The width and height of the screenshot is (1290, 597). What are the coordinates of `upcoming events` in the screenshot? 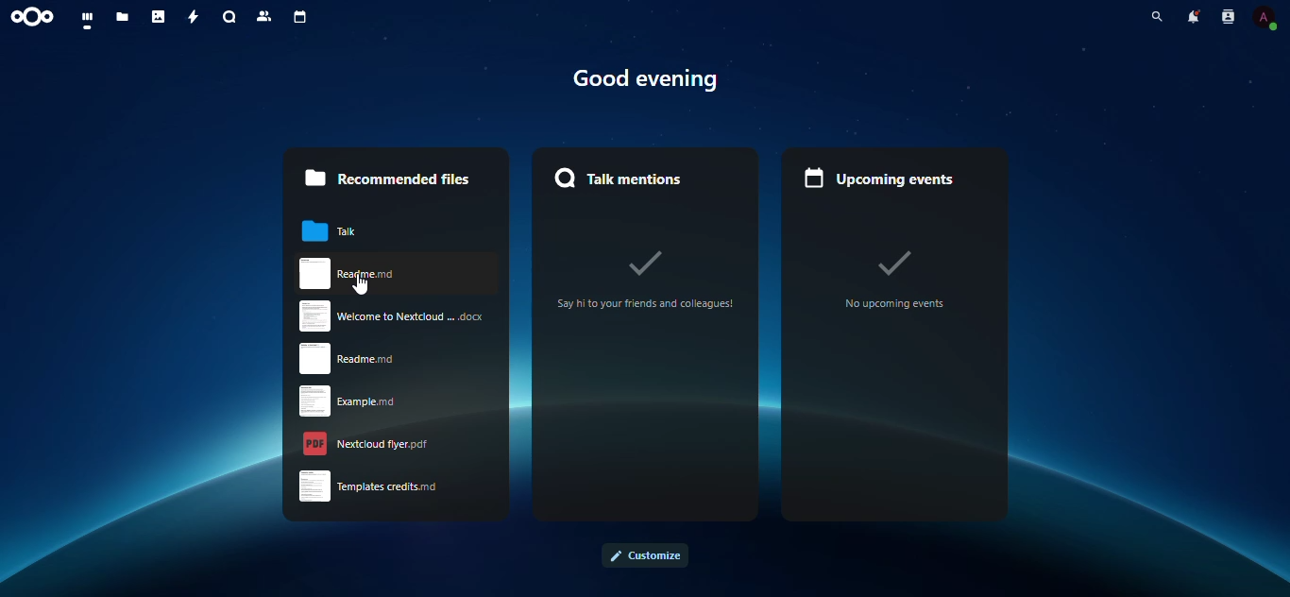 It's located at (880, 179).